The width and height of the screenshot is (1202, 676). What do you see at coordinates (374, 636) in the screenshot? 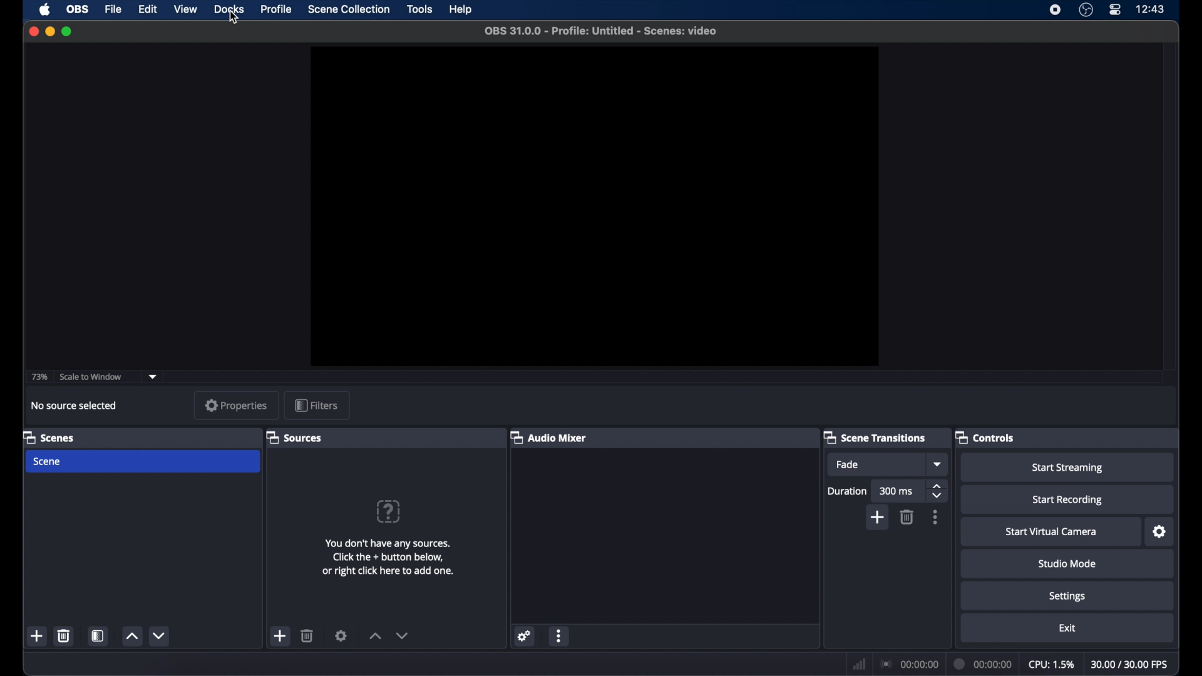
I see `increment` at bounding box center [374, 636].